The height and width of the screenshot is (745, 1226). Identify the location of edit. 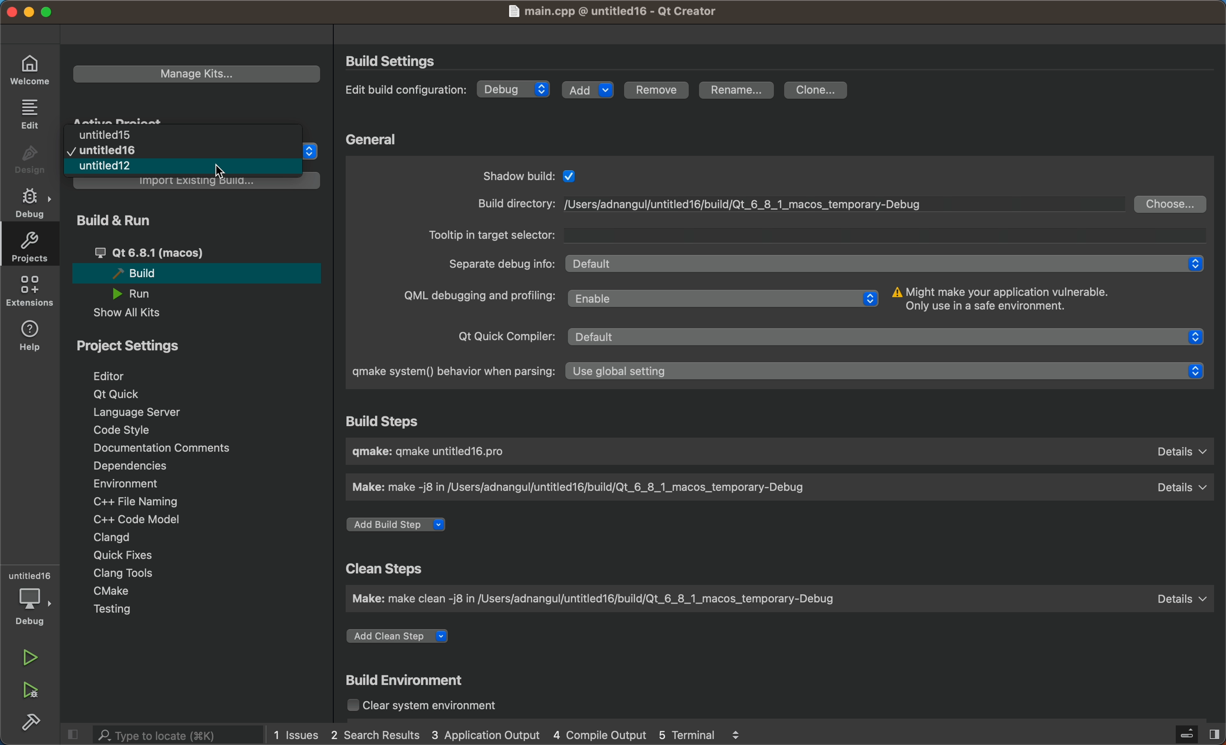
(29, 113).